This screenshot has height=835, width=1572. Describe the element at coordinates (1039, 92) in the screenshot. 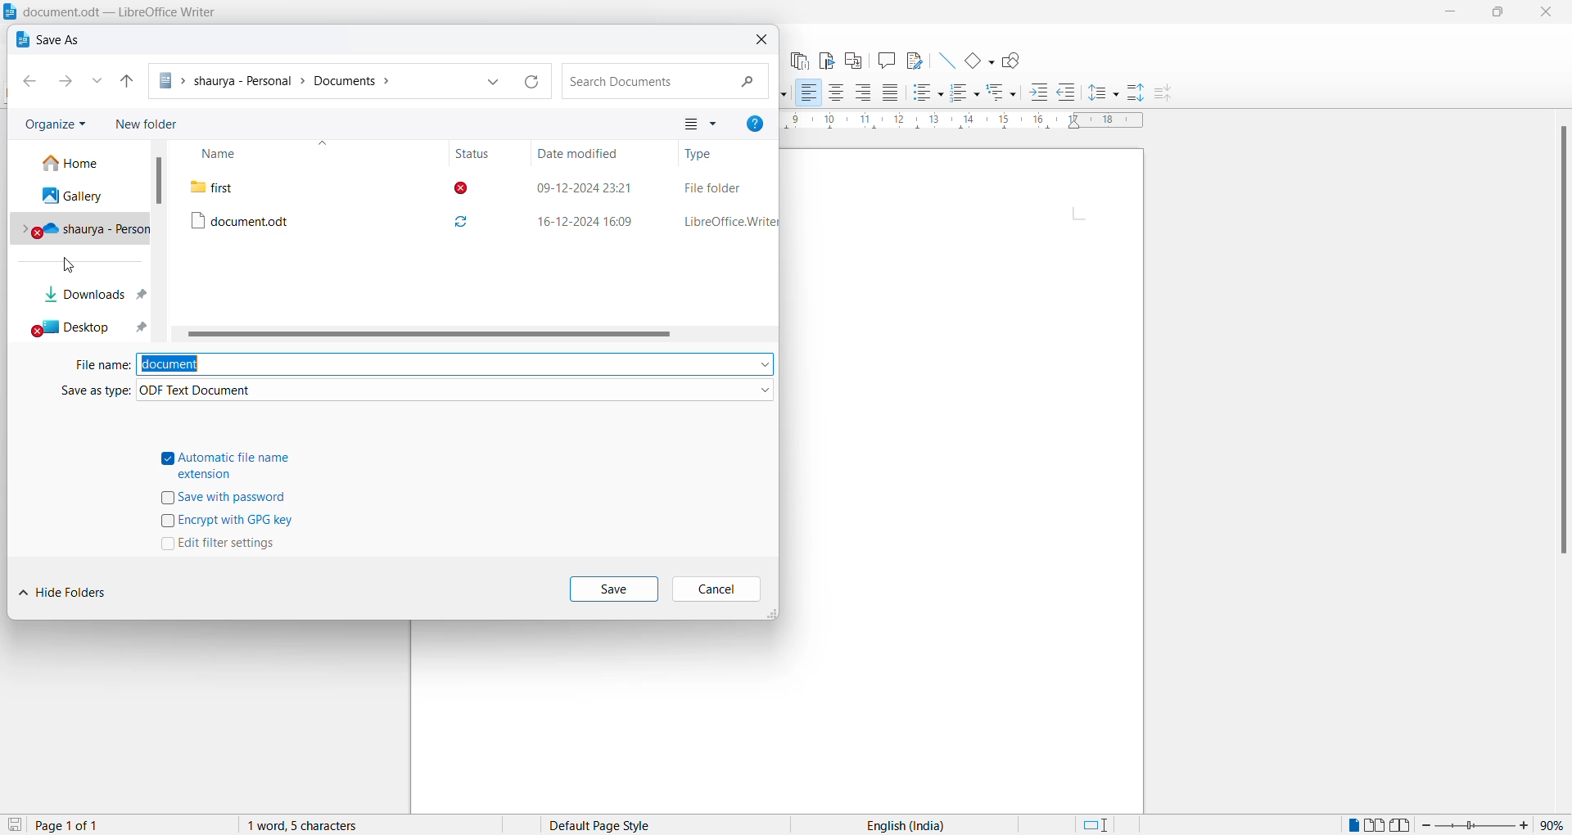

I see `Increase indent` at that location.